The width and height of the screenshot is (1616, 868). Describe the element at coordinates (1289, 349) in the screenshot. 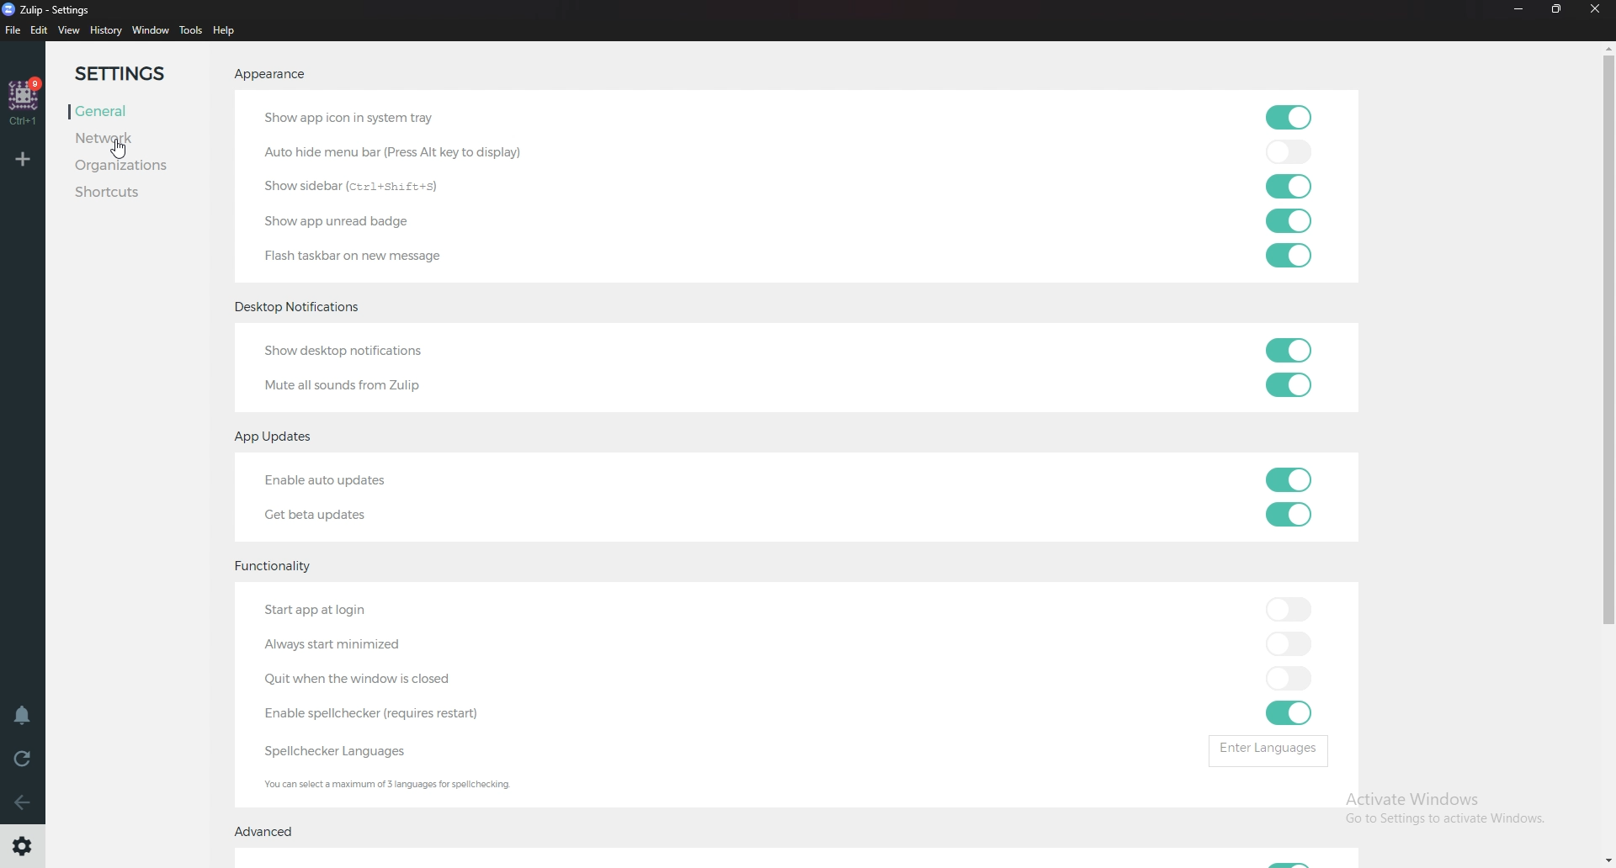

I see `toggle` at that location.